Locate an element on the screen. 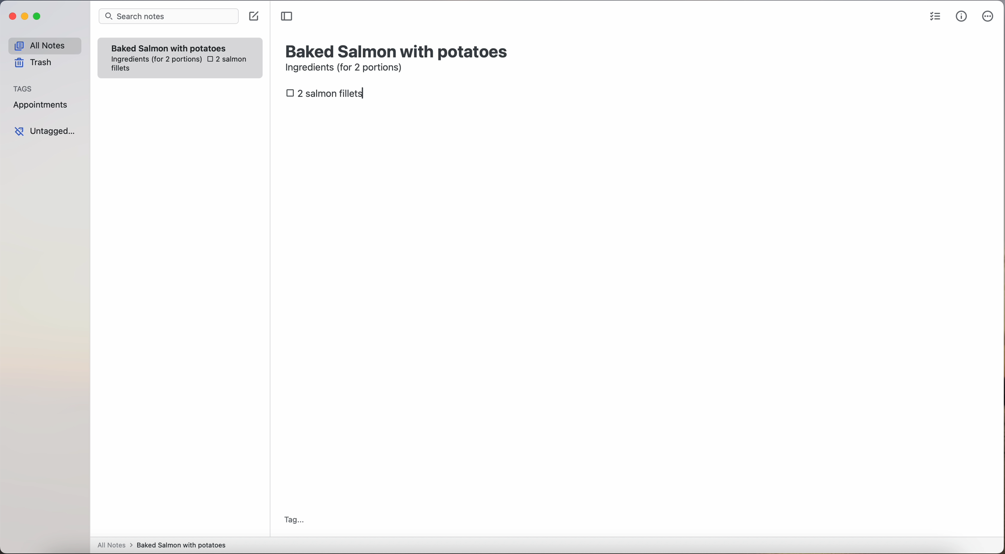 This screenshot has width=1005, height=554. 2 salmon fillets is located at coordinates (327, 95).